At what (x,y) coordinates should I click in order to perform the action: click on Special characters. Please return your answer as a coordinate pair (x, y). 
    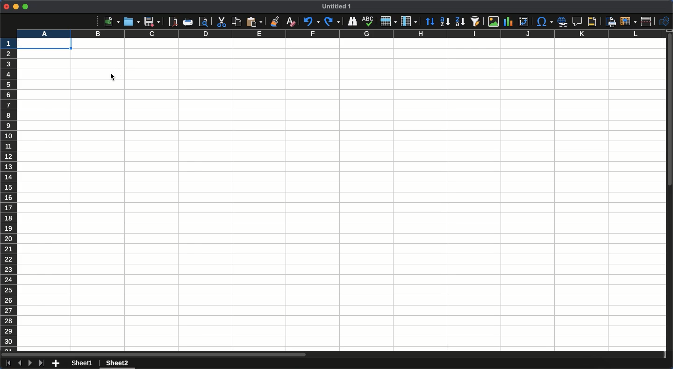
    Looking at the image, I should click on (544, 21).